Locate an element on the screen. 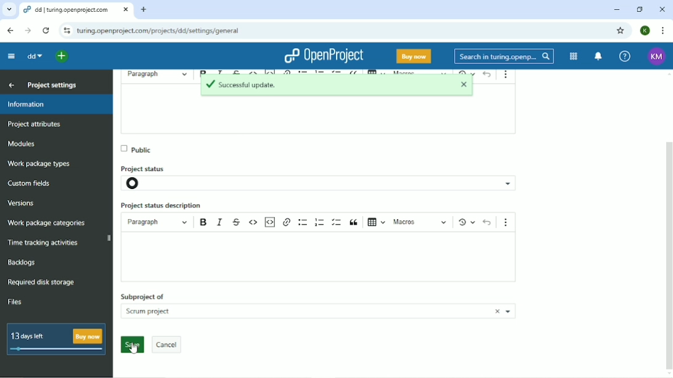 This screenshot has height=378, width=673. KM is located at coordinates (658, 55).